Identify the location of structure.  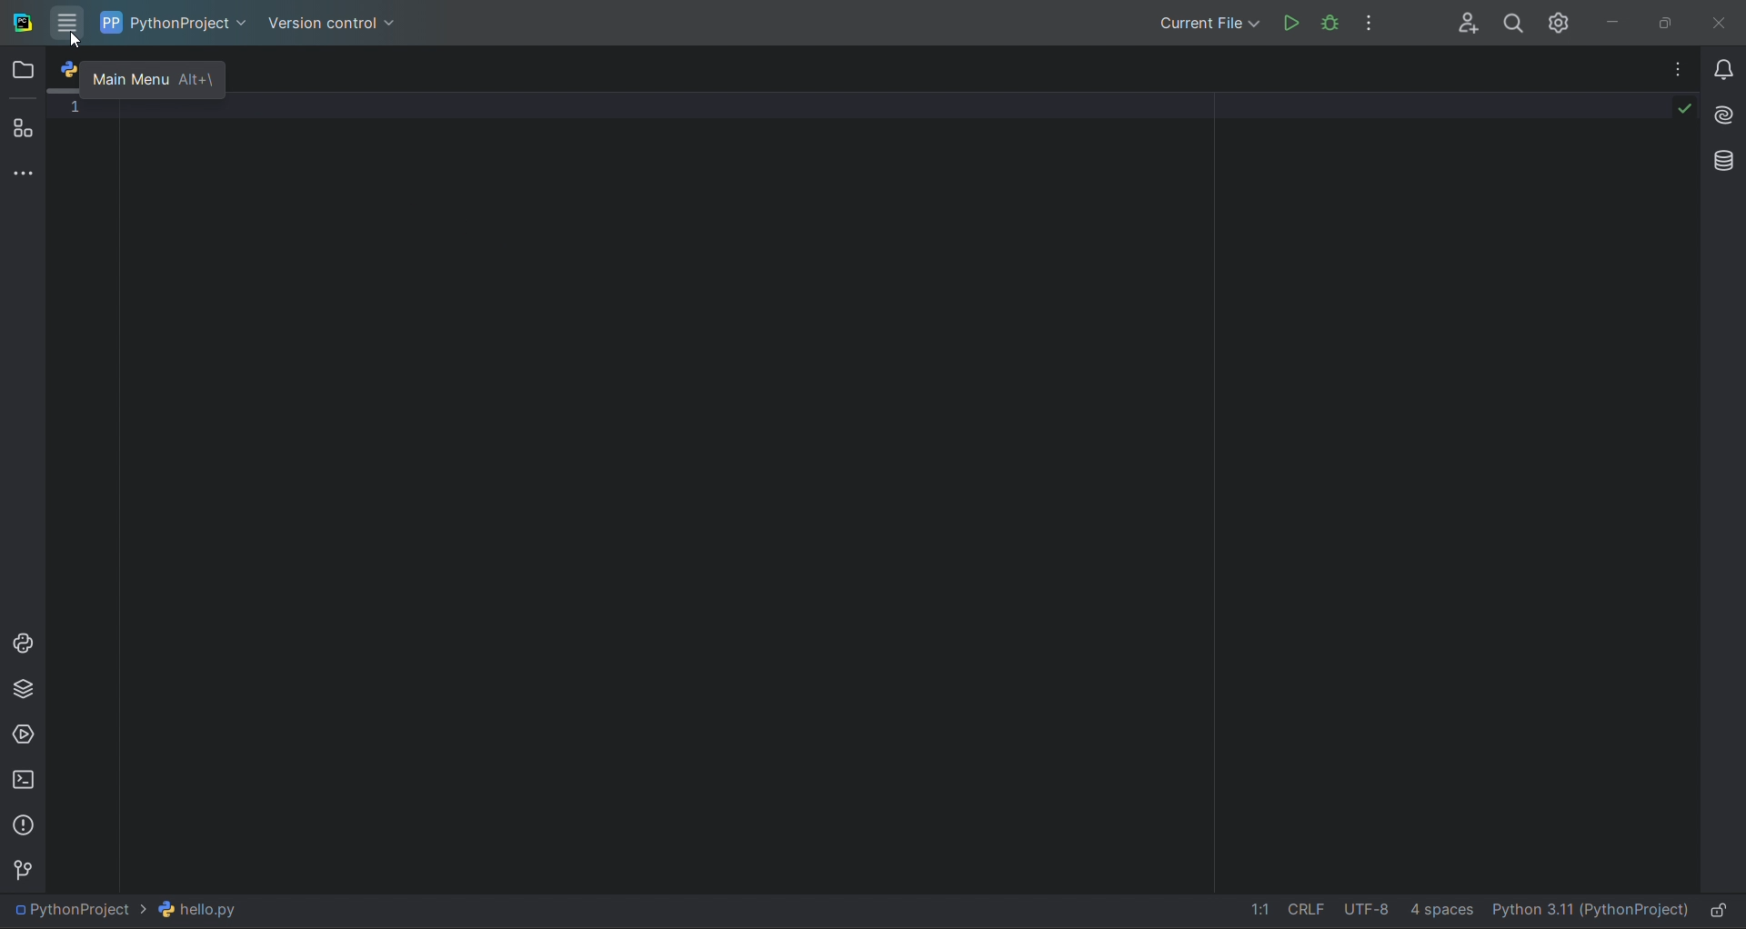
(24, 129).